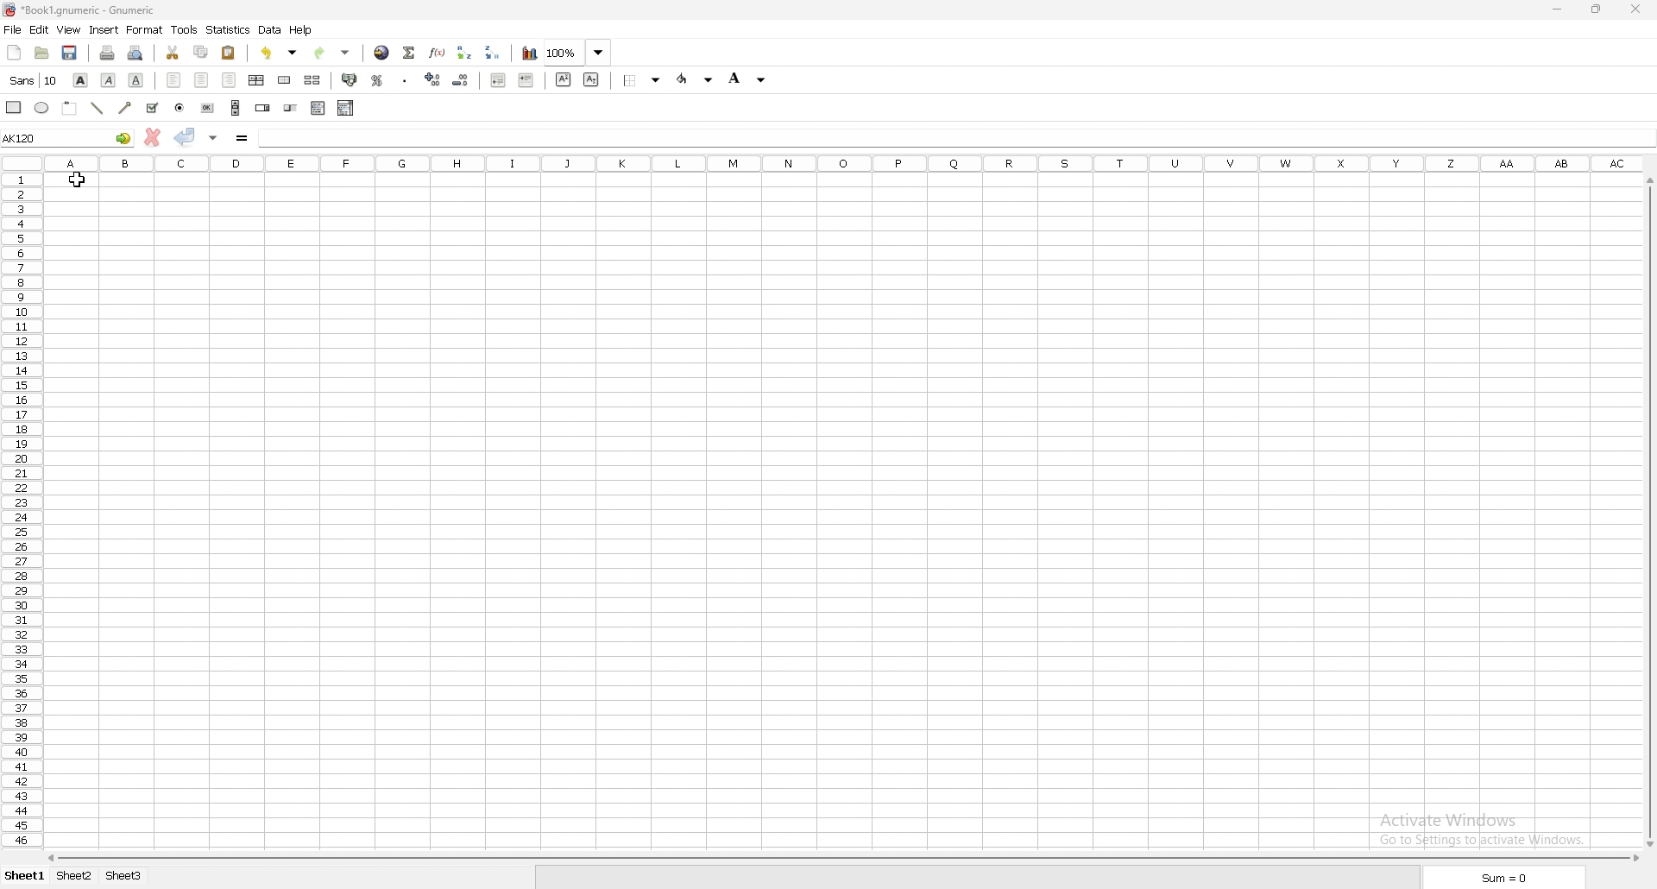 This screenshot has height=889, width=1657. Describe the element at coordinates (79, 9) in the screenshot. I see `file name` at that location.